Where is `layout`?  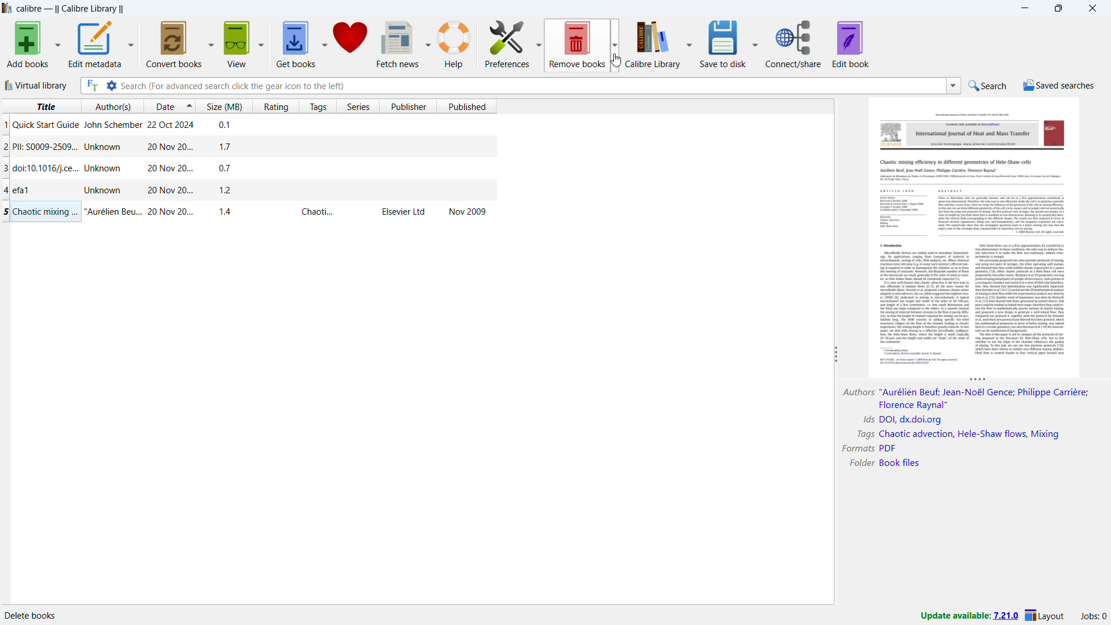
layout is located at coordinates (1046, 616).